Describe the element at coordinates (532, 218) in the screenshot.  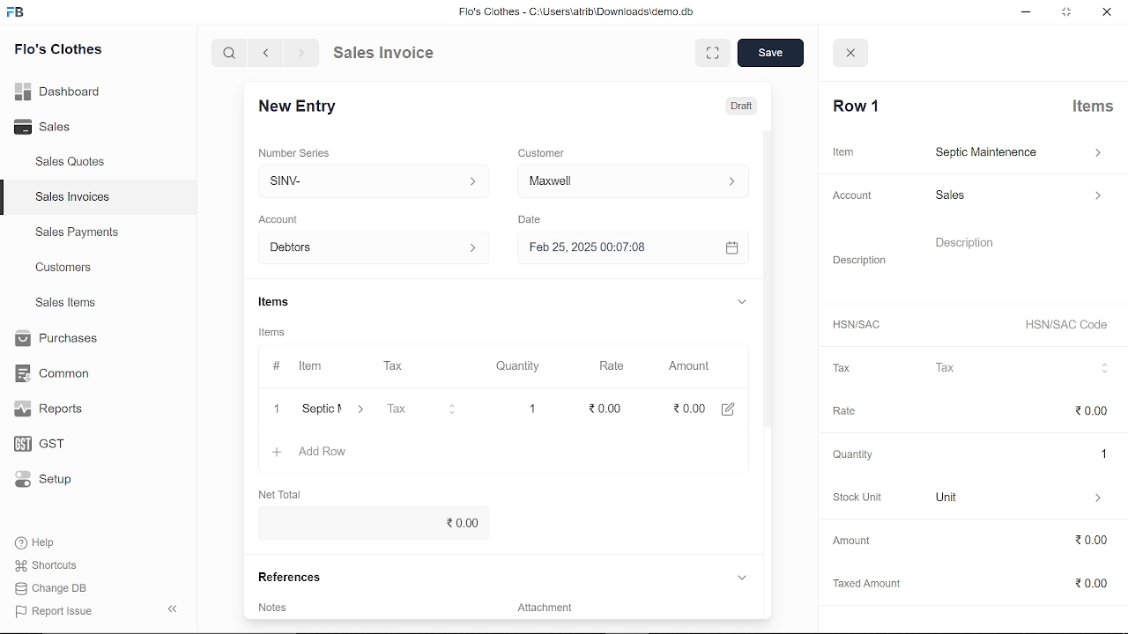
I see `Date` at that location.